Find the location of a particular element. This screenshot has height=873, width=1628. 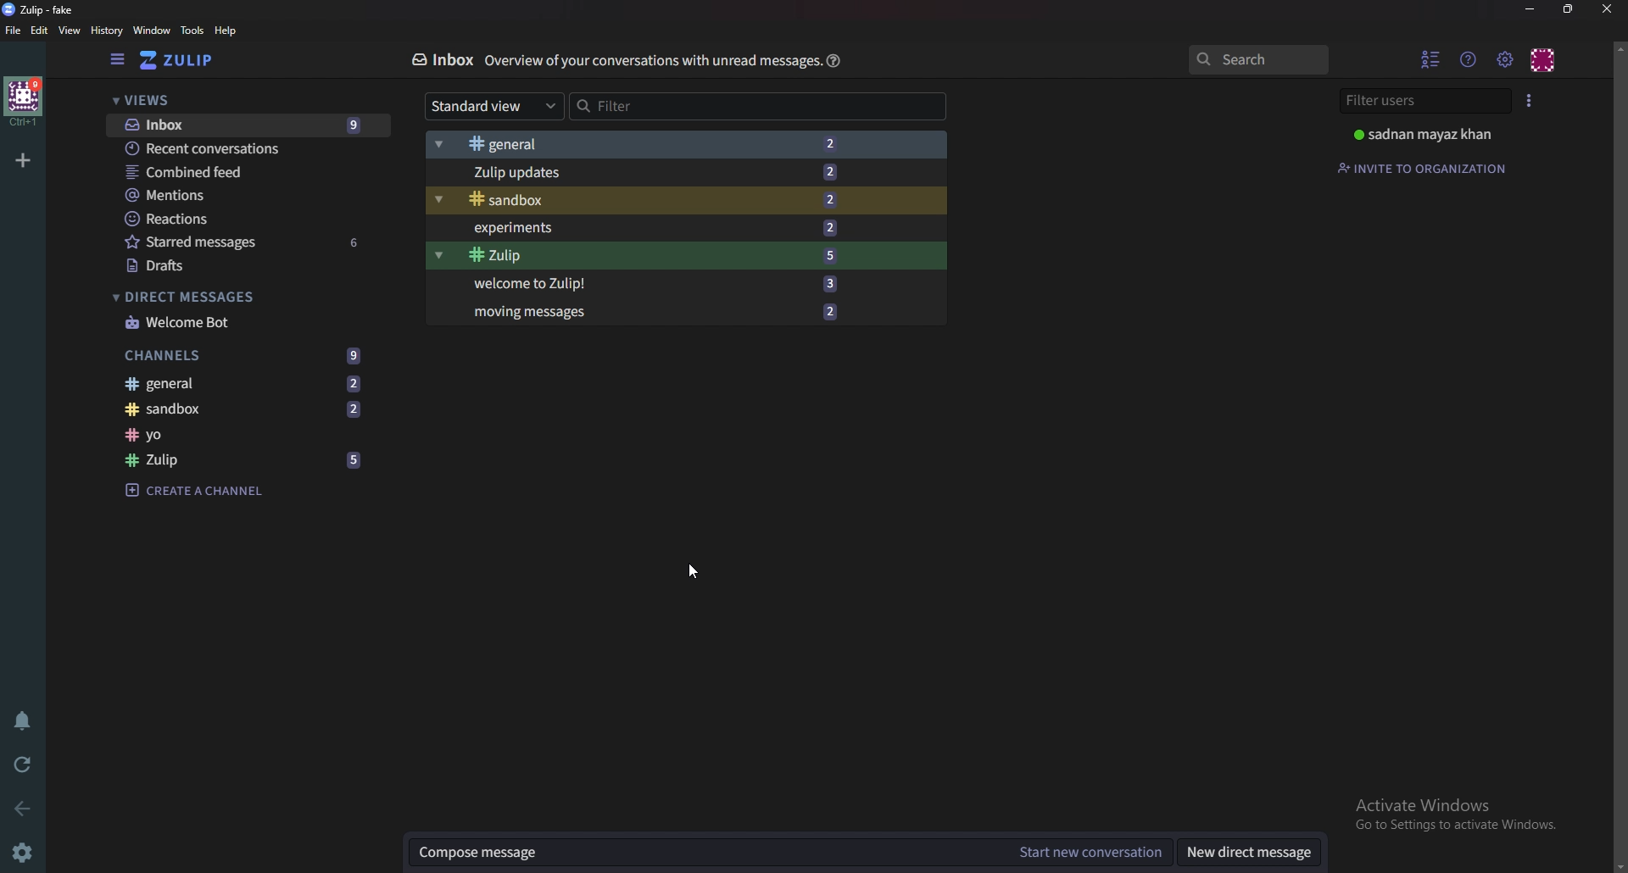

Standard view is located at coordinates (495, 107).